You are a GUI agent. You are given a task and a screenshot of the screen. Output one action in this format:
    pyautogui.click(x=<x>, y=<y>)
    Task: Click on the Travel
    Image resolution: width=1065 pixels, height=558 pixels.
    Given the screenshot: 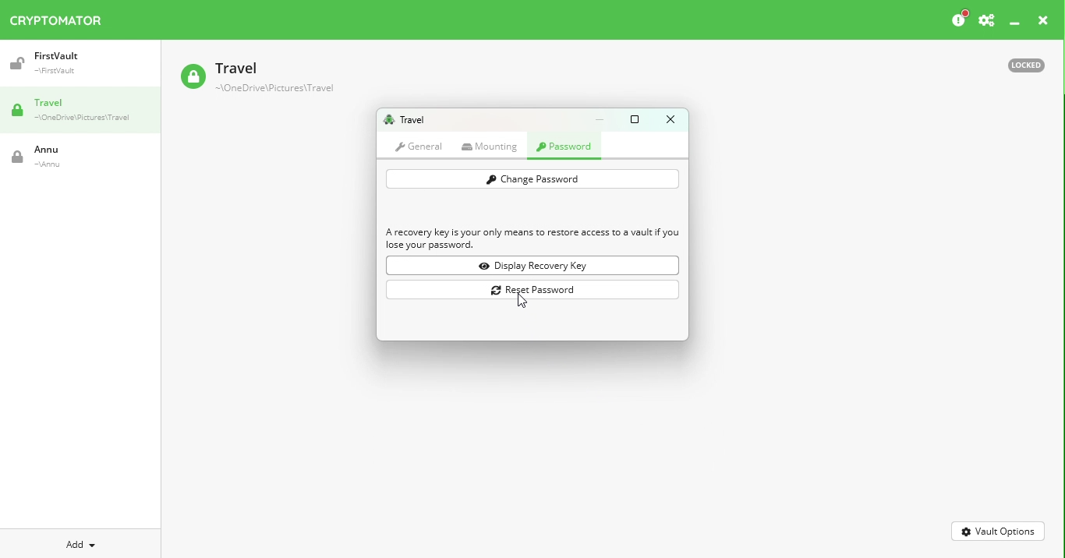 What is the action you would take?
    pyautogui.click(x=86, y=111)
    